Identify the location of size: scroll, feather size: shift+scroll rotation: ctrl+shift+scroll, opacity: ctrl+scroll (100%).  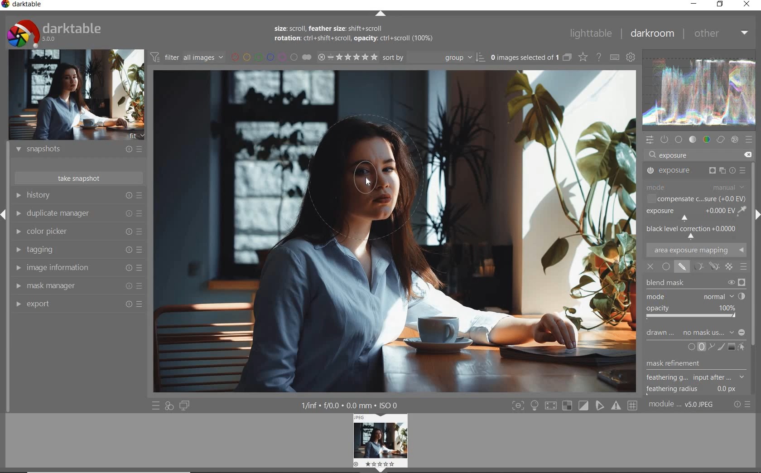
(356, 34).